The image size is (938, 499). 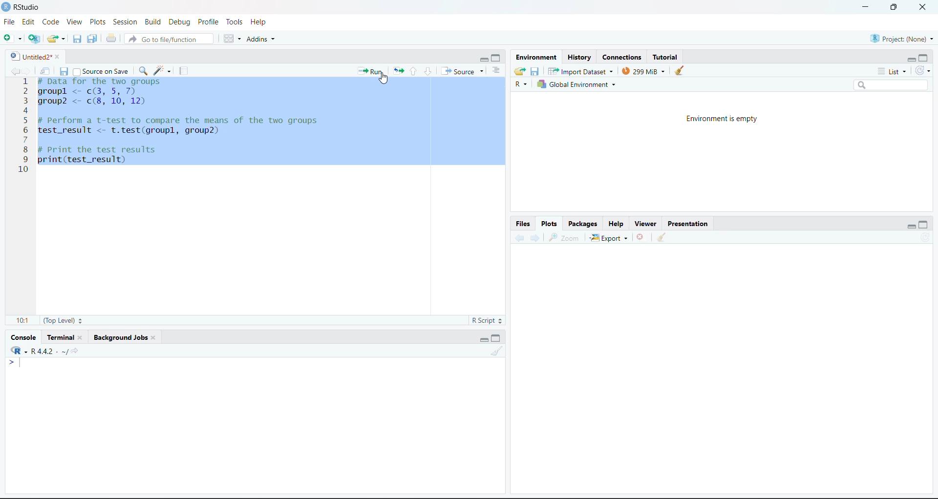 I want to click on go back to the previous source location, so click(x=16, y=71).